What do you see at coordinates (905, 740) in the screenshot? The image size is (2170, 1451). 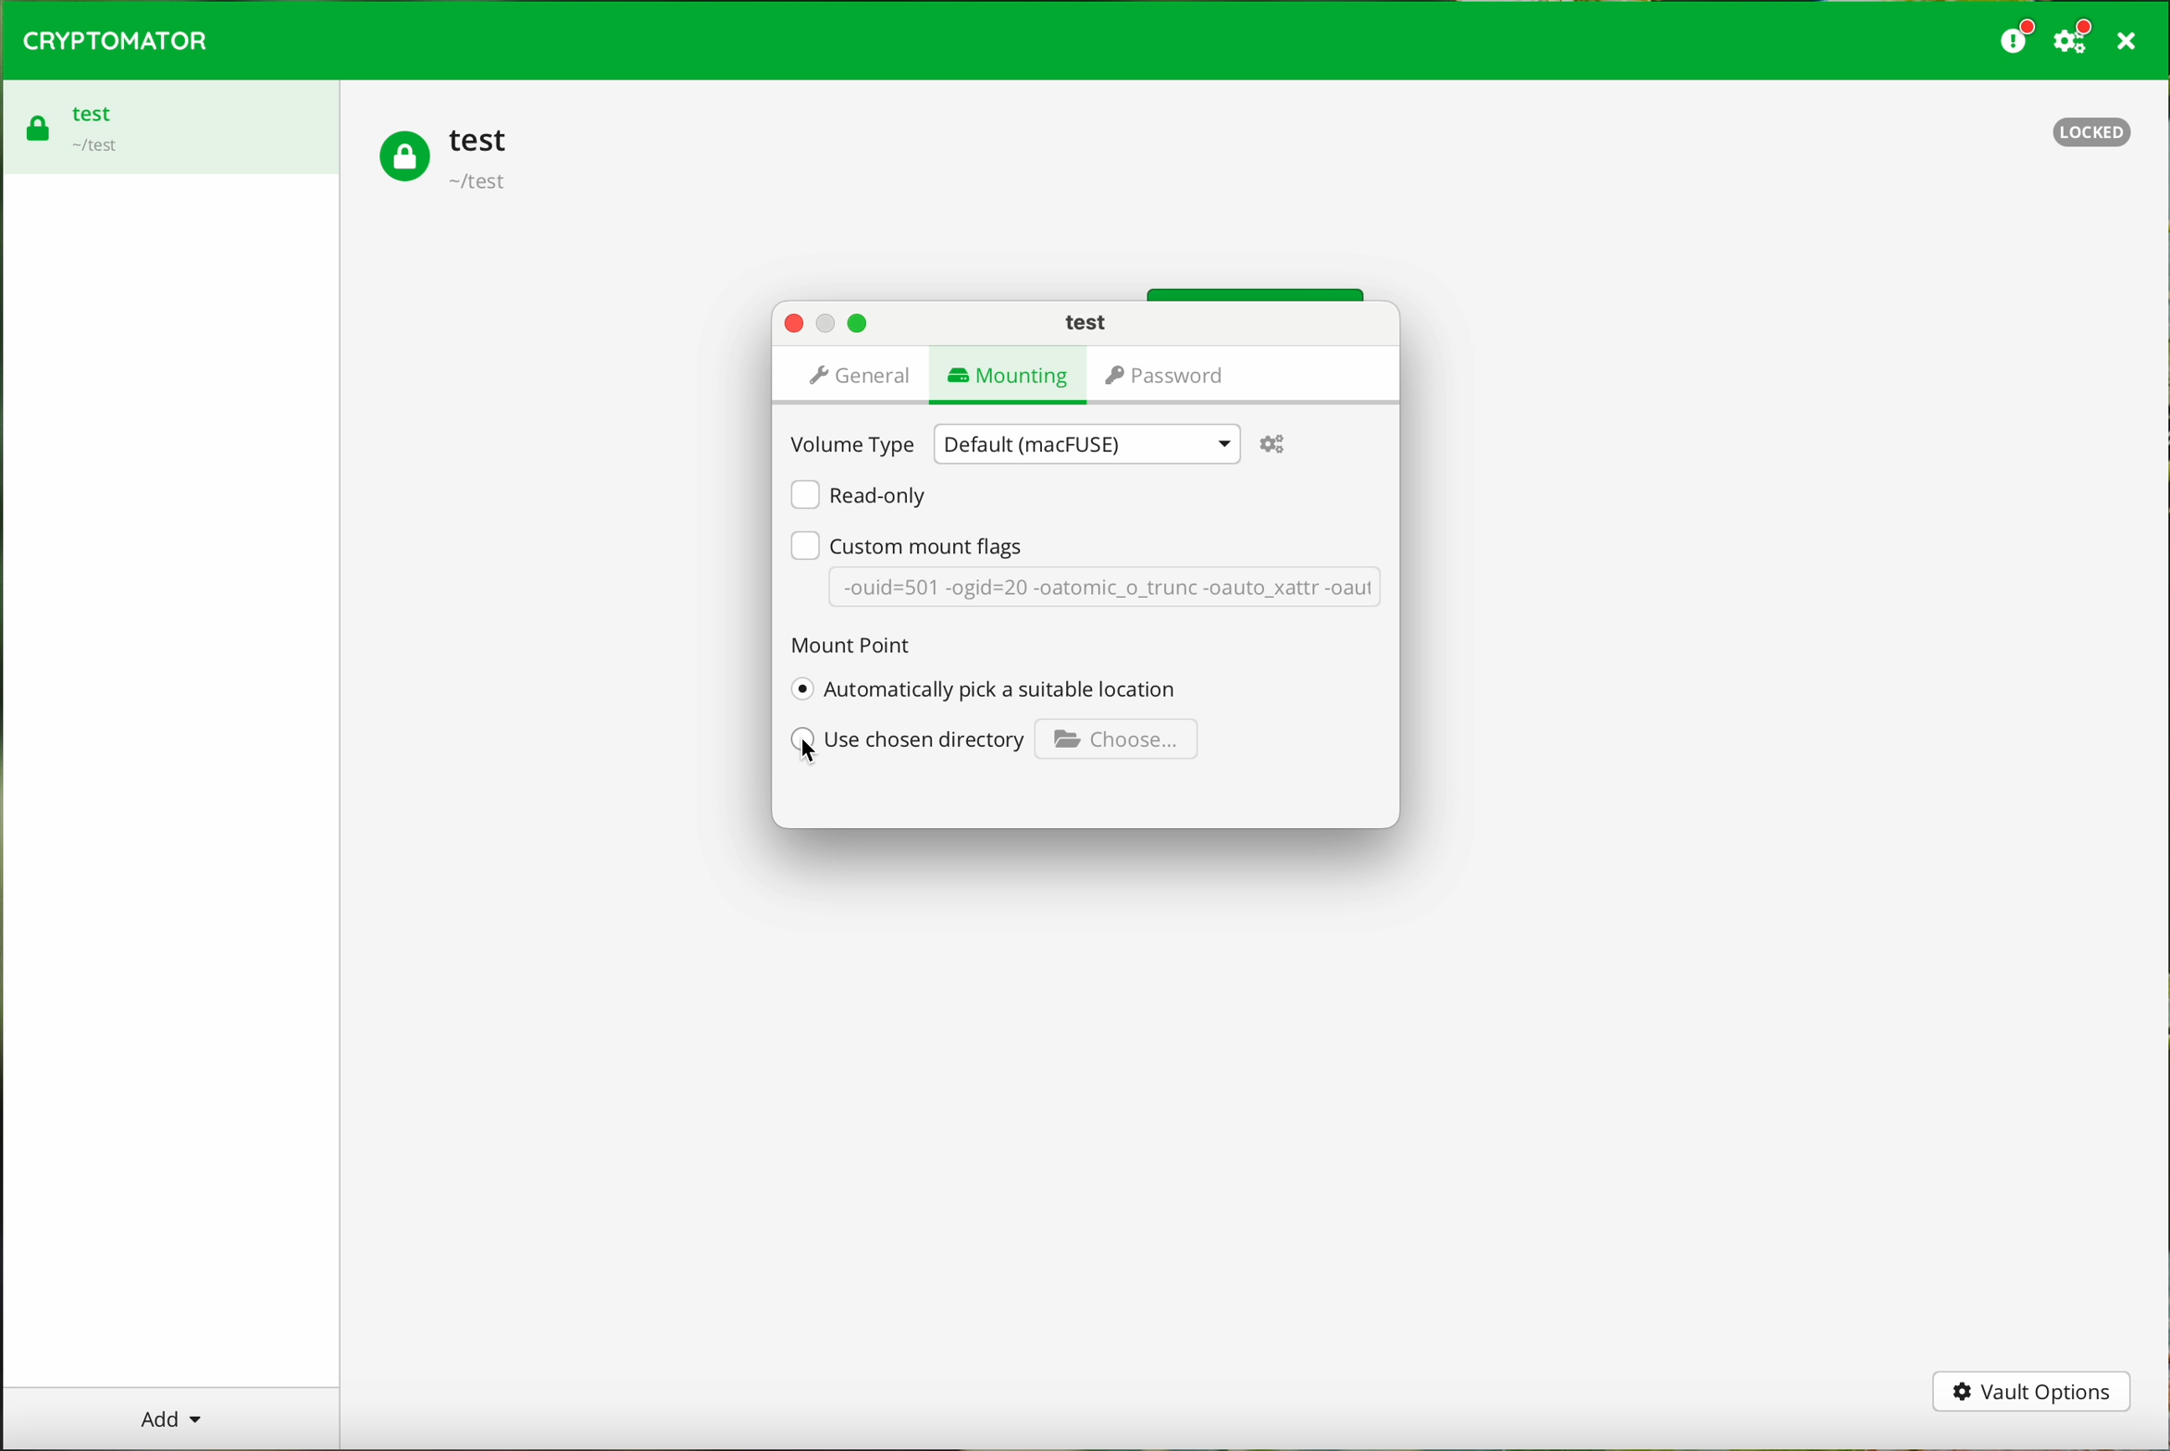 I see `use chosen directory` at bounding box center [905, 740].